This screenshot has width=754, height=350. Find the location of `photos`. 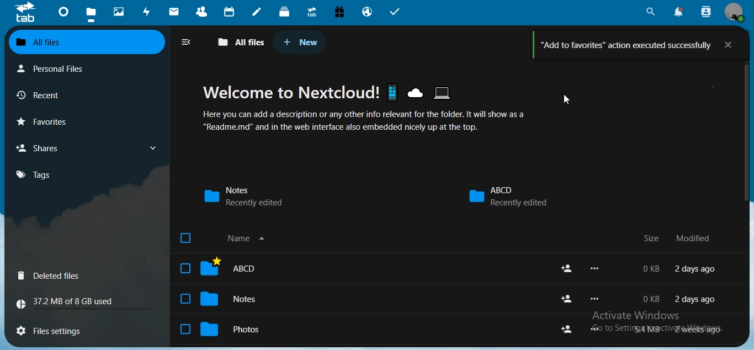

photos is located at coordinates (121, 11).